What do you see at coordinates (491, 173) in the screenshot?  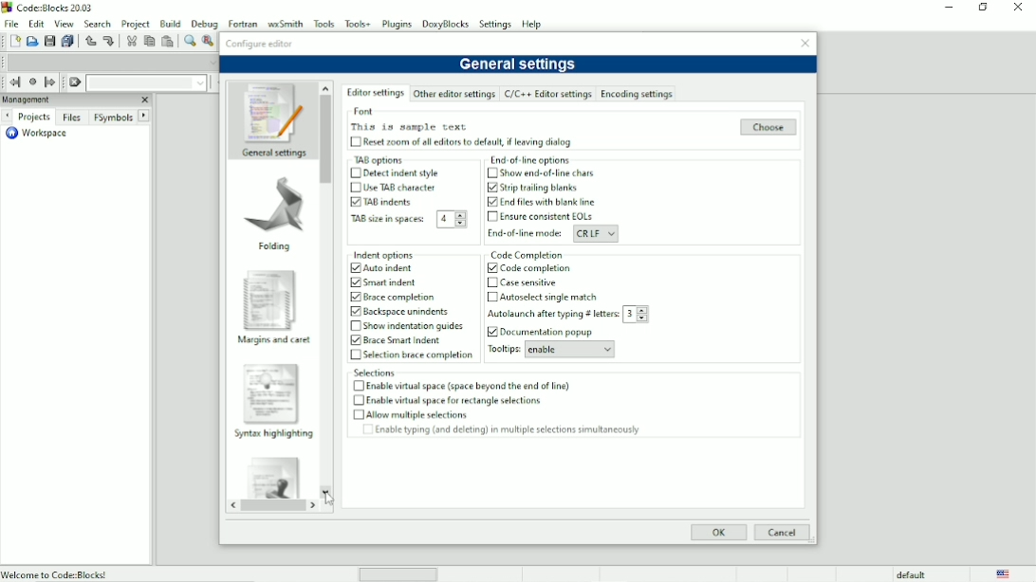 I see `` at bounding box center [491, 173].